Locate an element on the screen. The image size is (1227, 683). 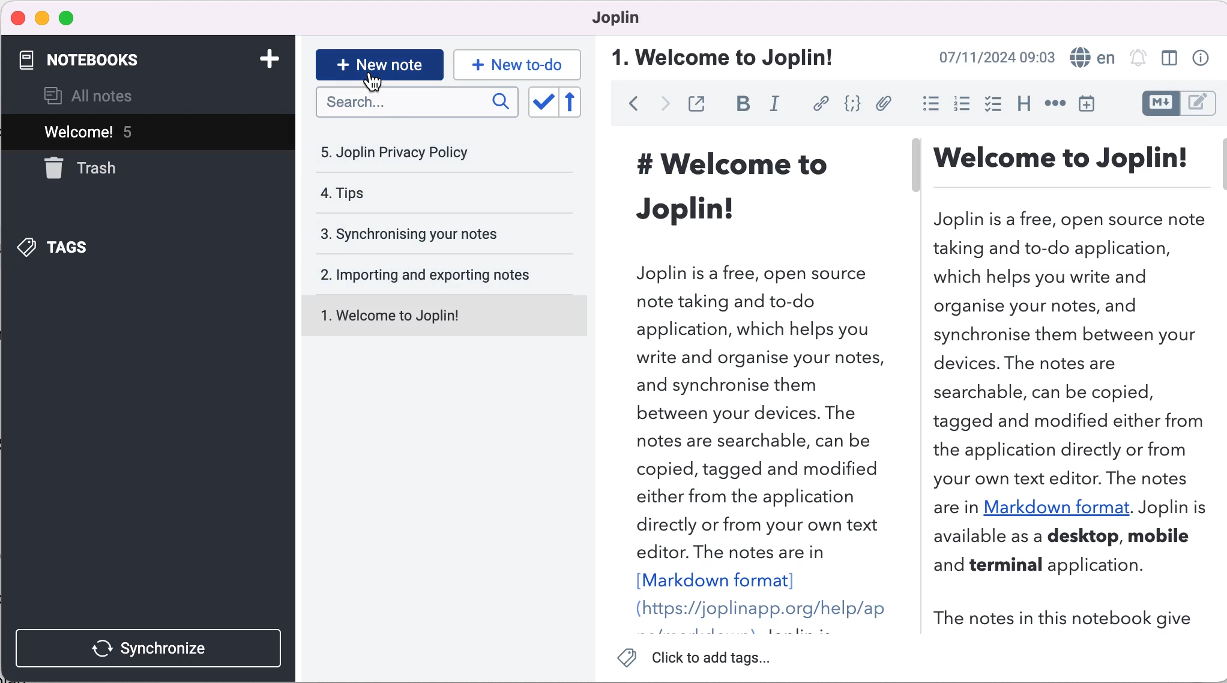
bulleted list is located at coordinates (926, 103).